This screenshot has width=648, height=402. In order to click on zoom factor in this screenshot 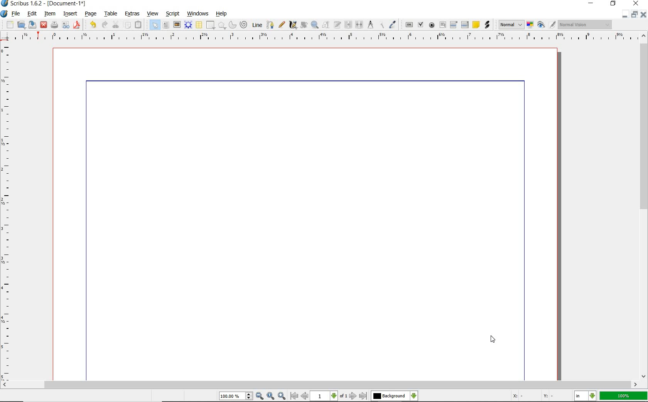, I will do `click(623, 397)`.